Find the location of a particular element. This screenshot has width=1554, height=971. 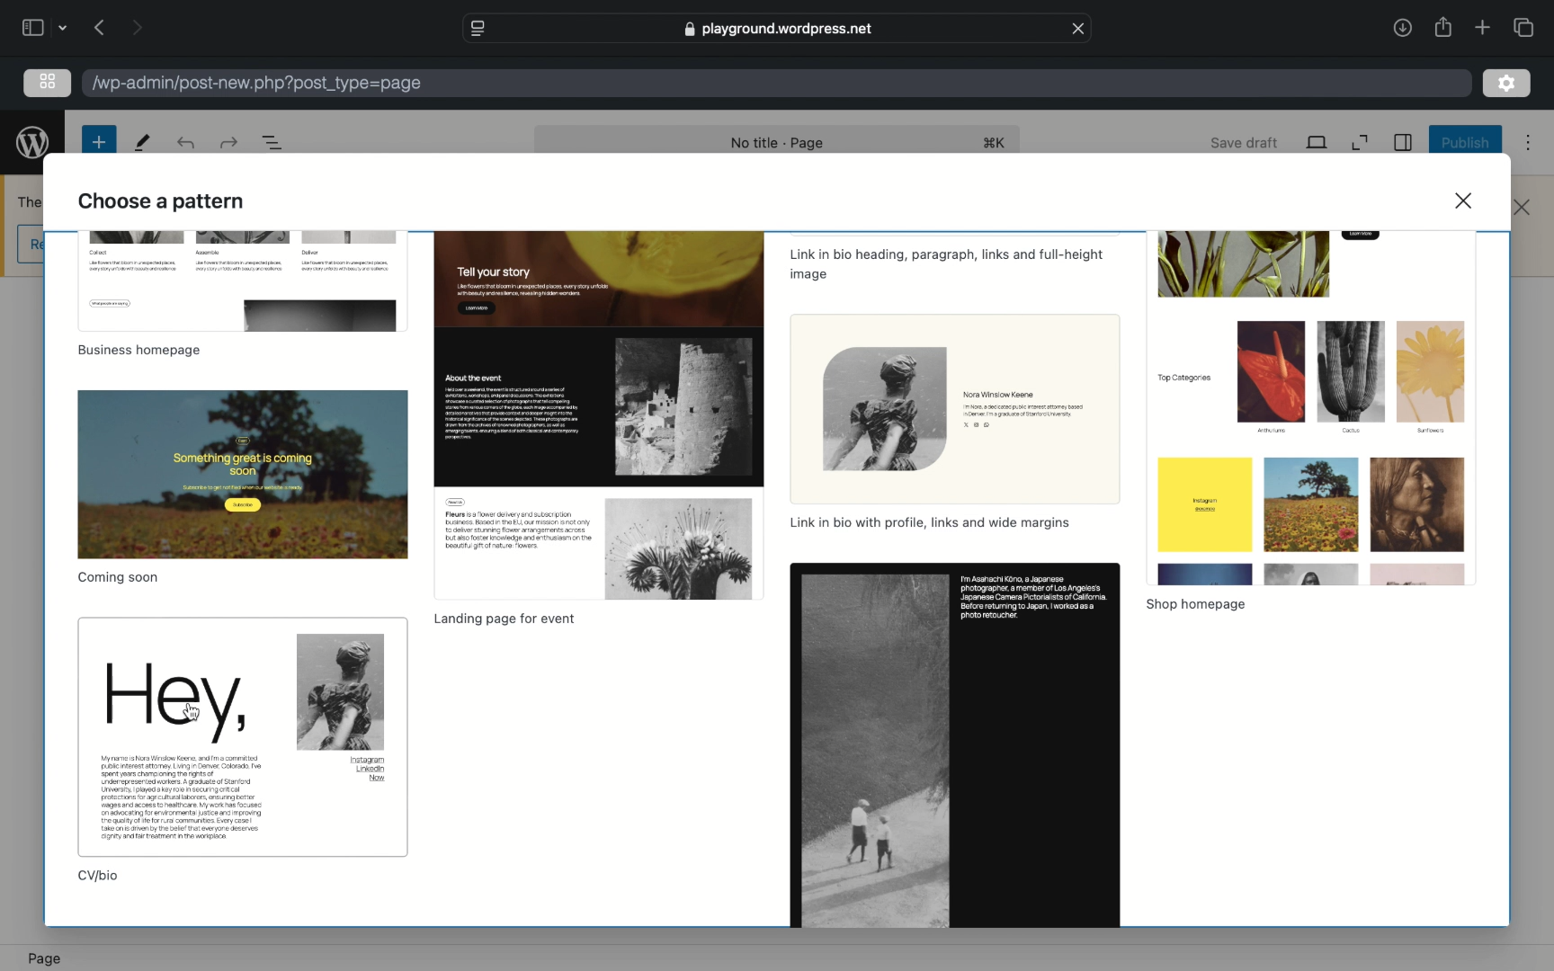

share is located at coordinates (1442, 27).